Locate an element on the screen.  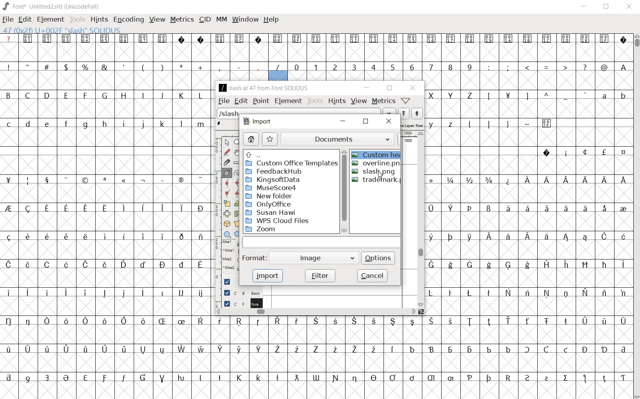
minimize is located at coordinates (367, 87).